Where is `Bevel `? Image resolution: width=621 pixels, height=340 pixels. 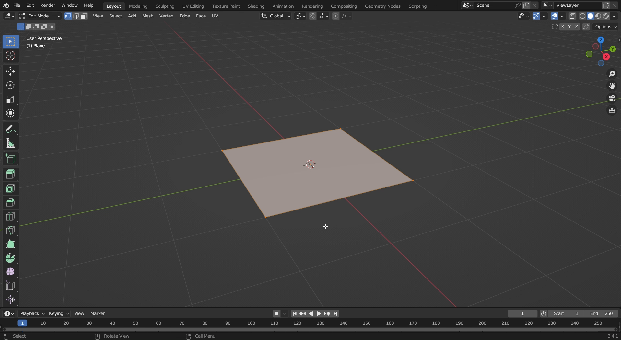
Bevel  is located at coordinates (10, 203).